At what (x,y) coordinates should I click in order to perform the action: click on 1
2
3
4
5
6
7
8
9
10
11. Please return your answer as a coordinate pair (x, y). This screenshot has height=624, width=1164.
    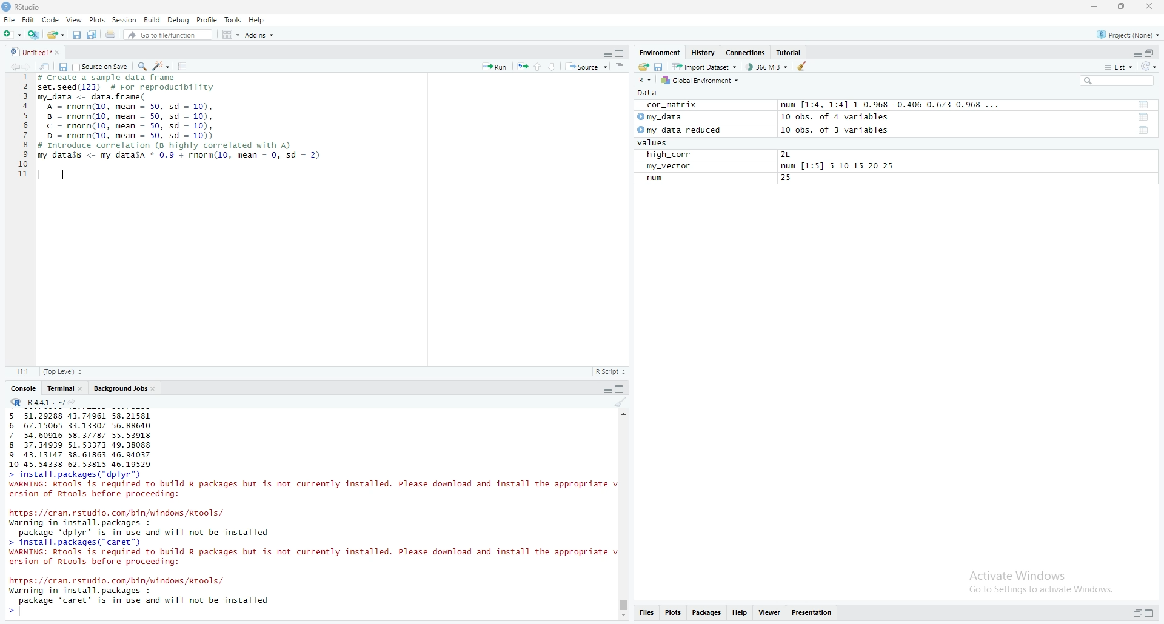
    Looking at the image, I should click on (24, 128).